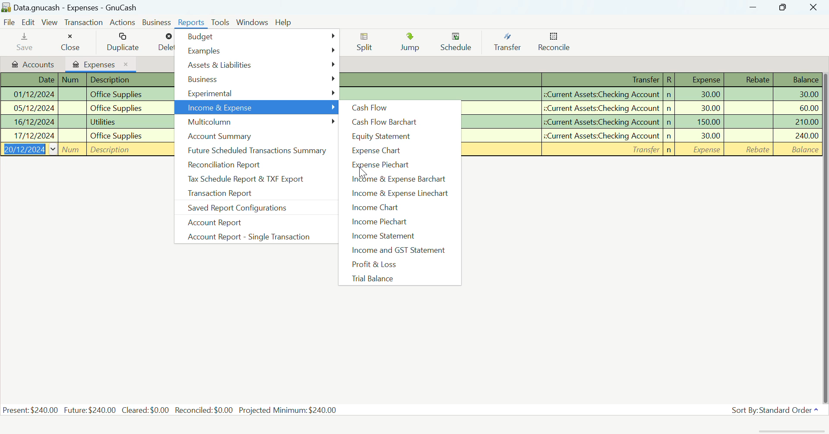  I want to click on Future, so click(90, 410).